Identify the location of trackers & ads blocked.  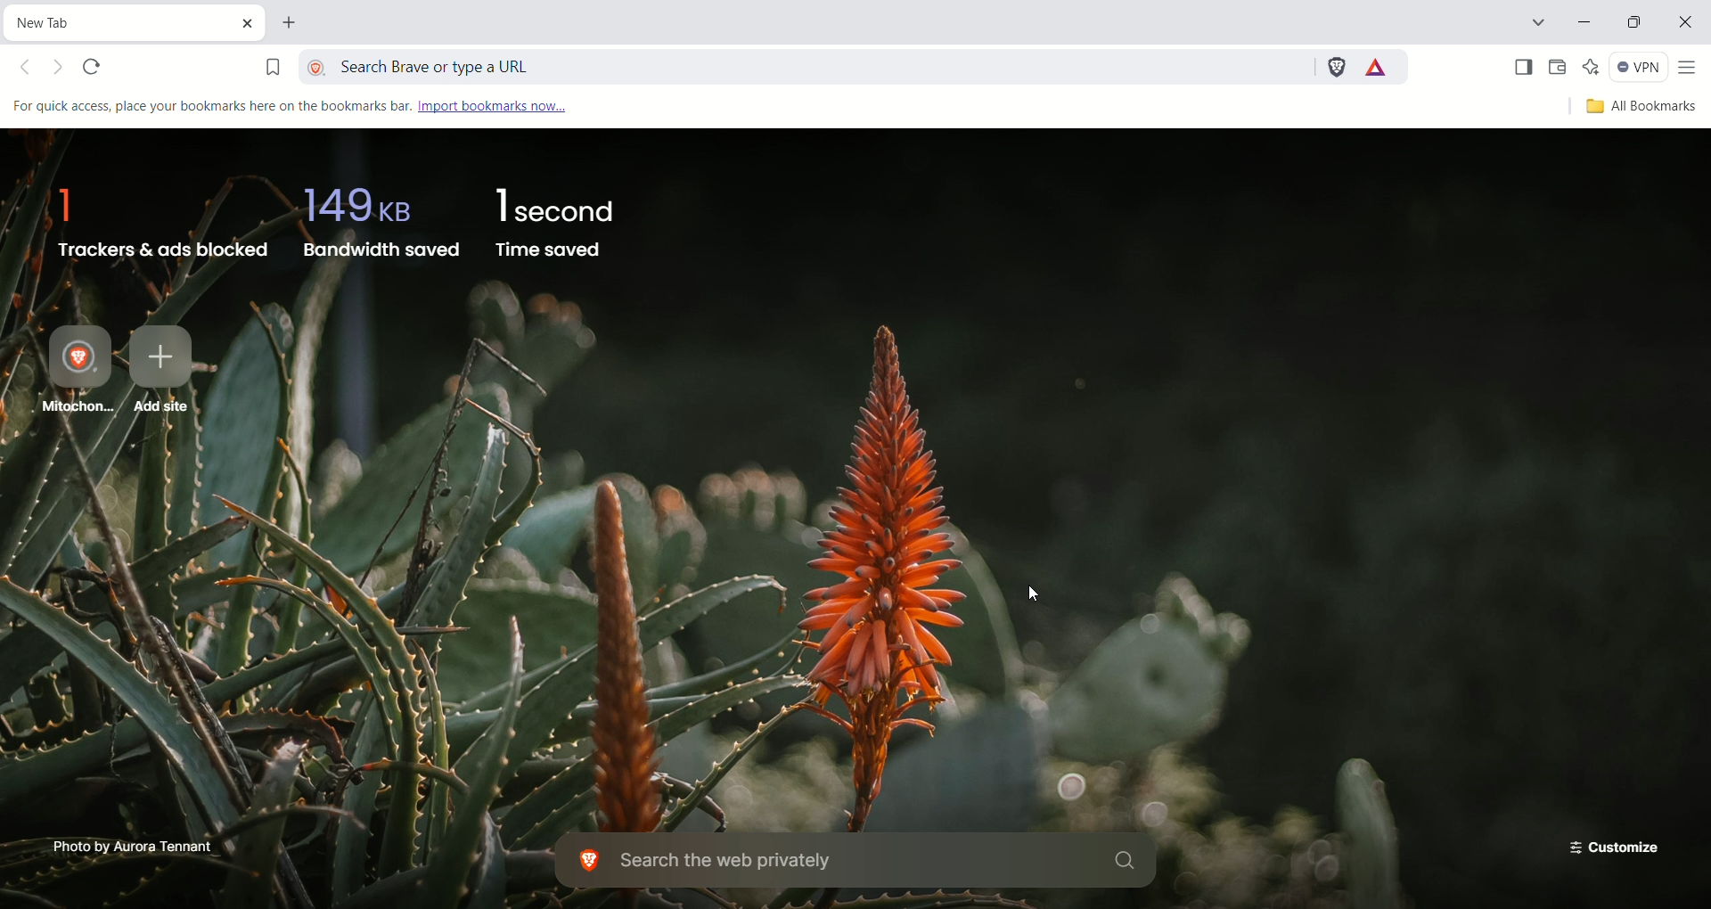
(156, 217).